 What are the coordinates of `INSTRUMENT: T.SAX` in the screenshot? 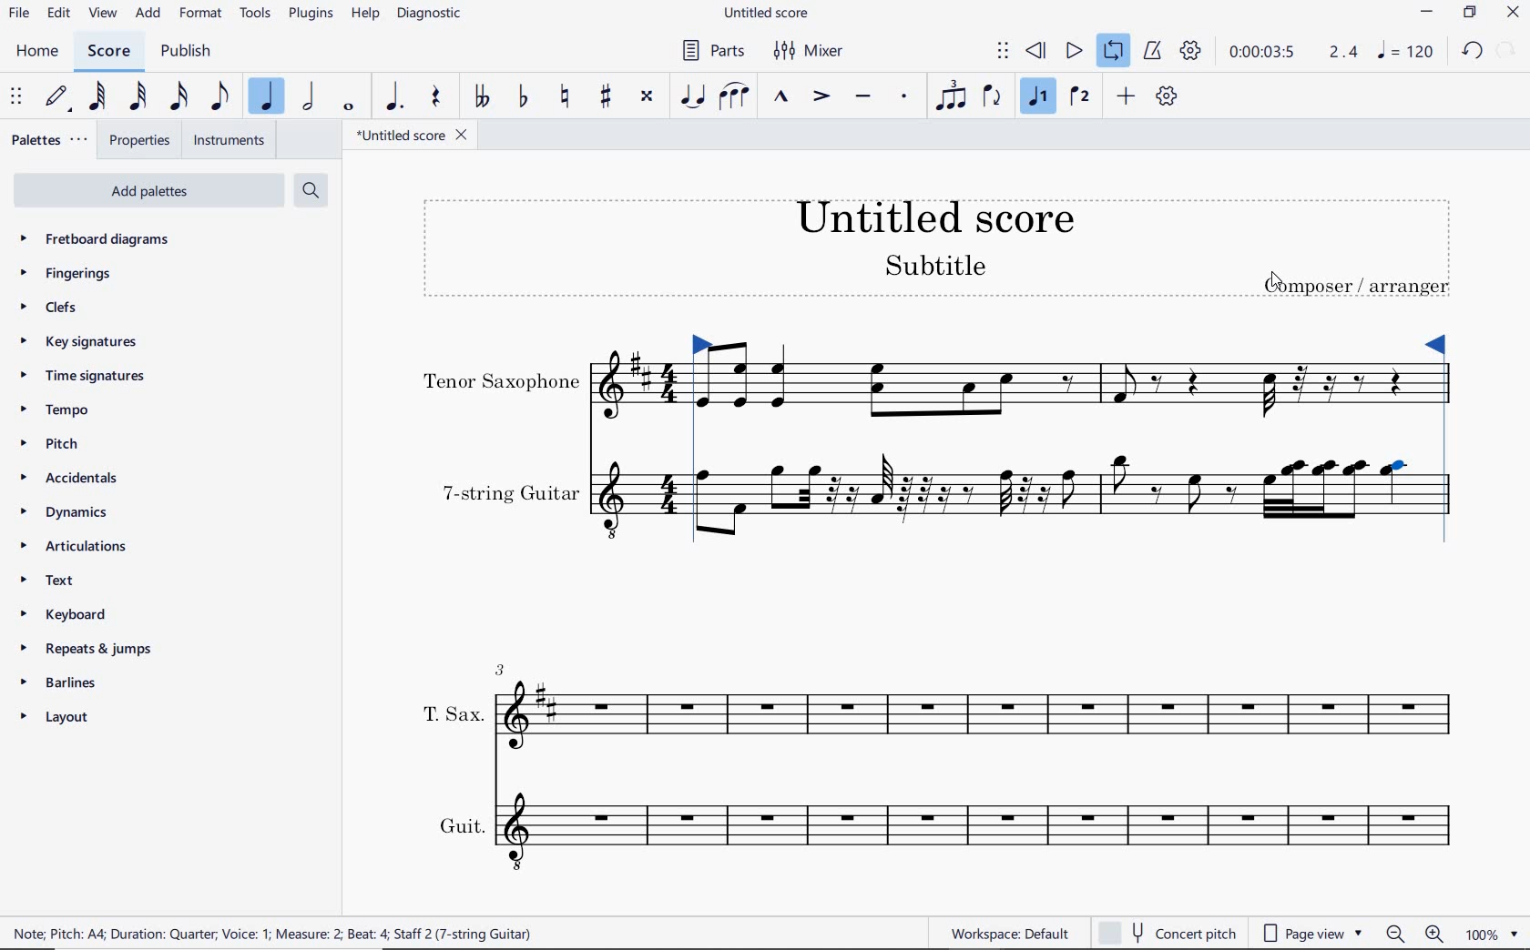 It's located at (931, 700).